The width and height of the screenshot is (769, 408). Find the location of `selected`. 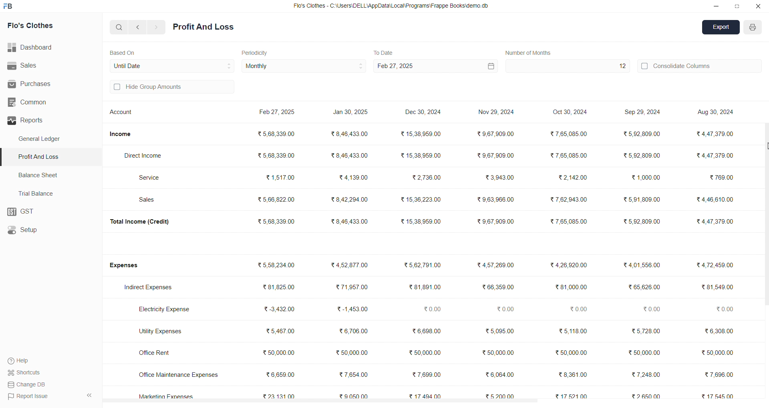

selected is located at coordinates (5, 157).